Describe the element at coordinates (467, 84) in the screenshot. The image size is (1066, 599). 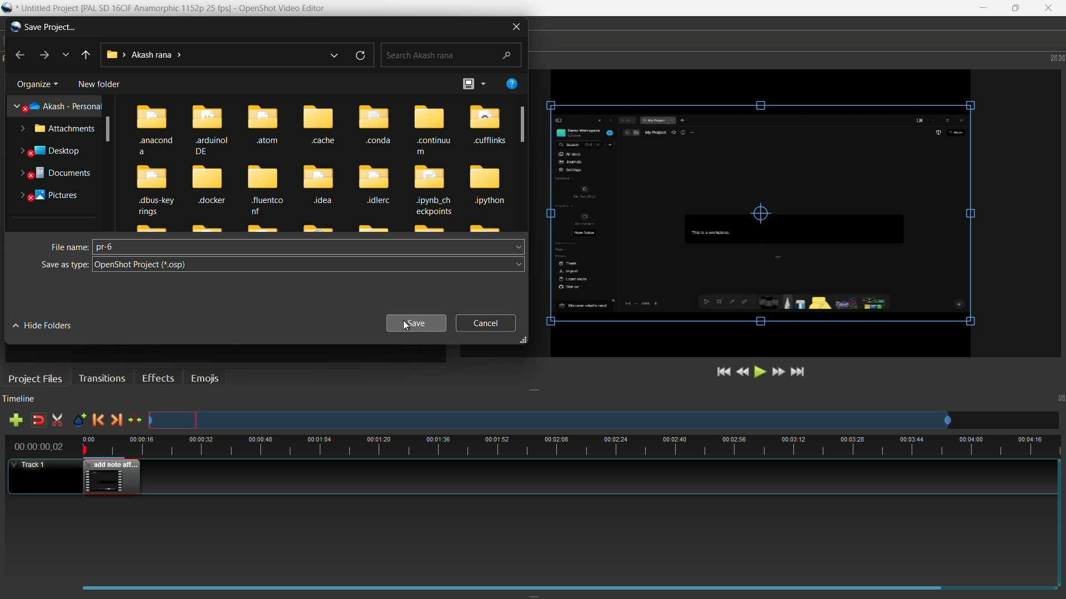
I see `change layout` at that location.